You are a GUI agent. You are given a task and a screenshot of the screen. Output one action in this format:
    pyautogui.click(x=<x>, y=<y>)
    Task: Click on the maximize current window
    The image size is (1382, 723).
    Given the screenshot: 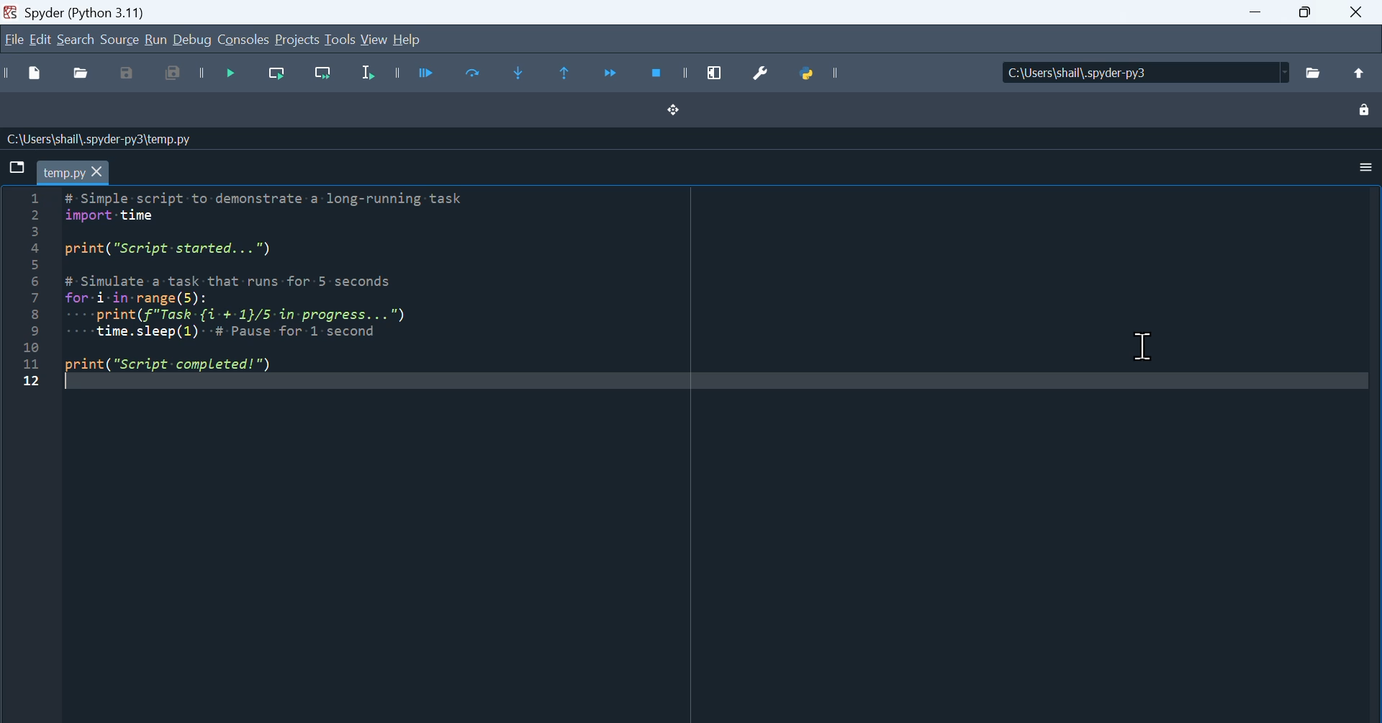 What is the action you would take?
    pyautogui.click(x=715, y=75)
    